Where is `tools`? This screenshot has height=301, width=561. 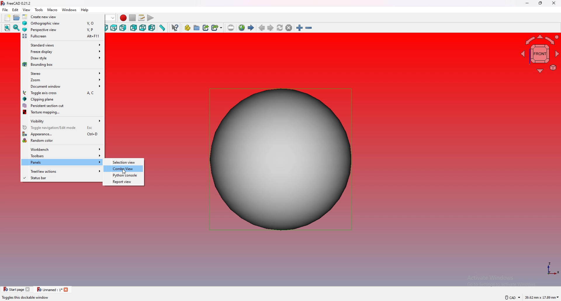
tools is located at coordinates (39, 10).